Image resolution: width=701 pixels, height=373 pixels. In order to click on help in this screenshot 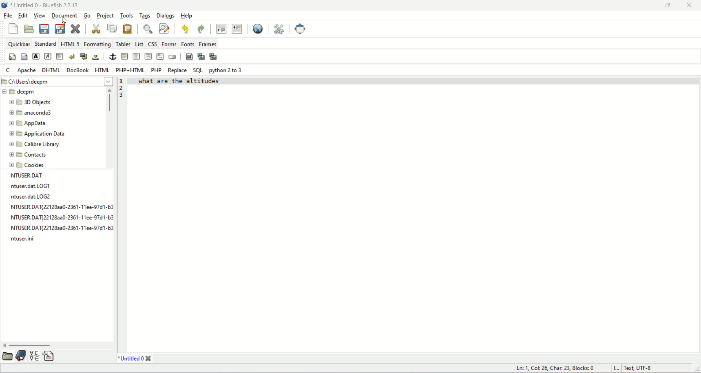, I will do `click(187, 16)`.